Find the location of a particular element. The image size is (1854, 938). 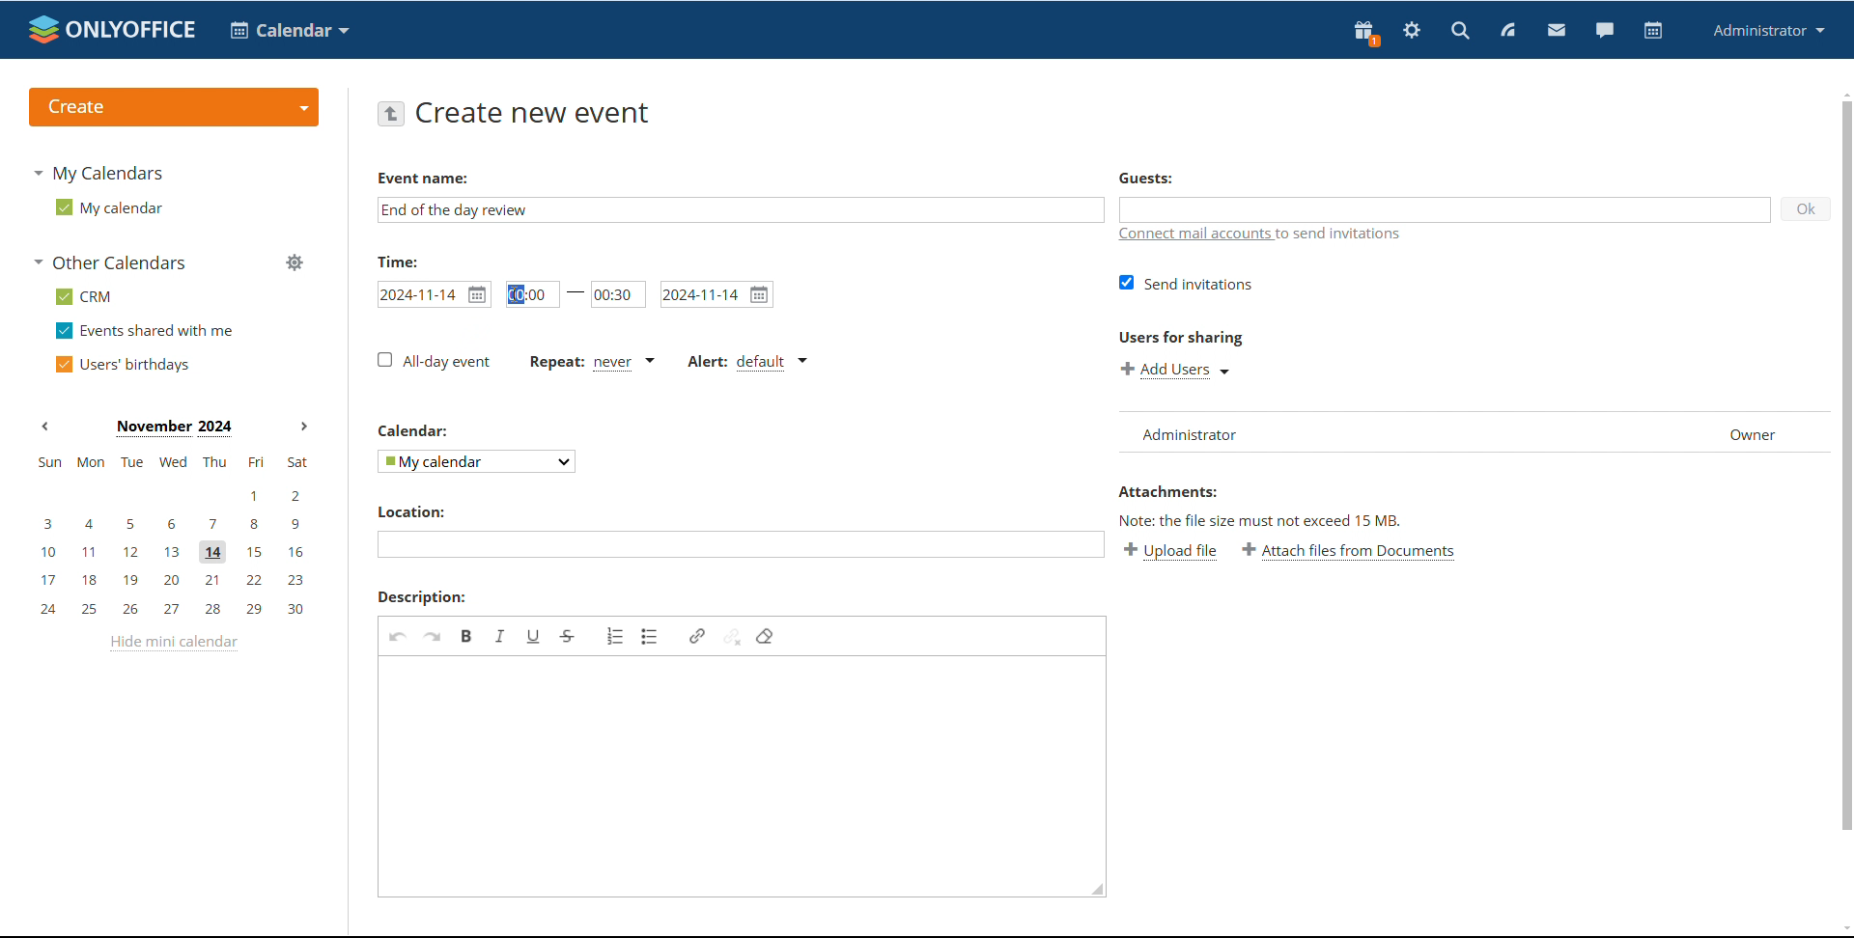

set end time is located at coordinates (618, 294).